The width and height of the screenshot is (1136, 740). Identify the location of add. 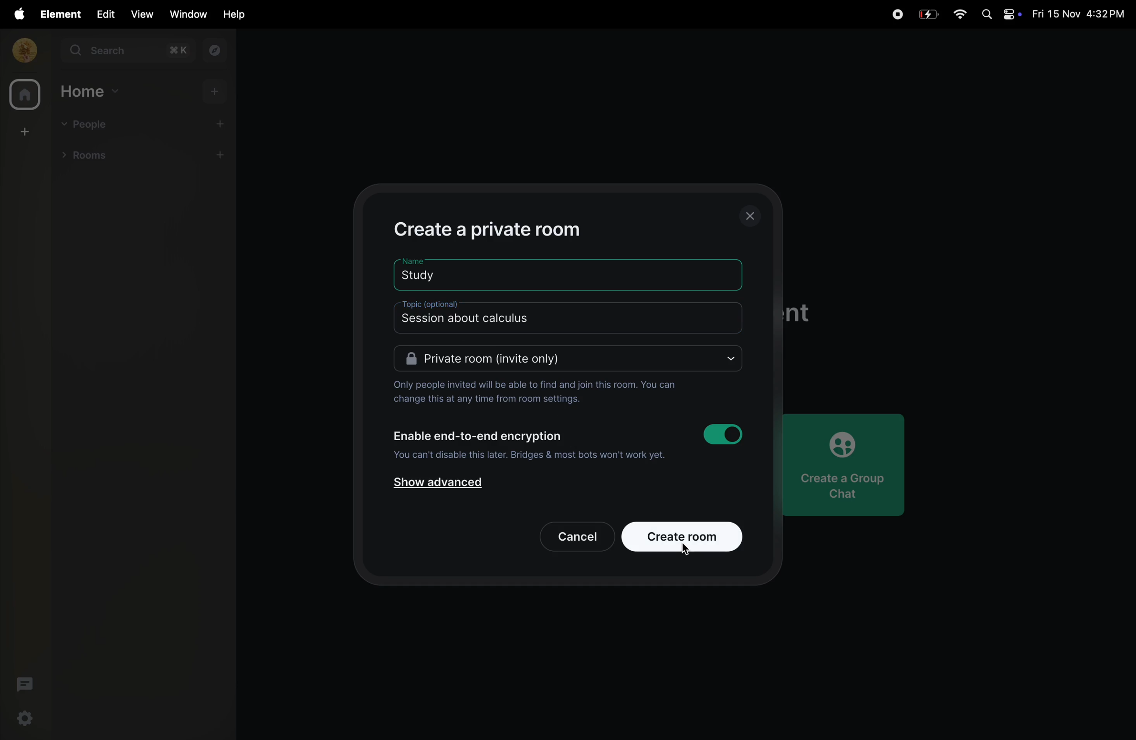
(216, 93).